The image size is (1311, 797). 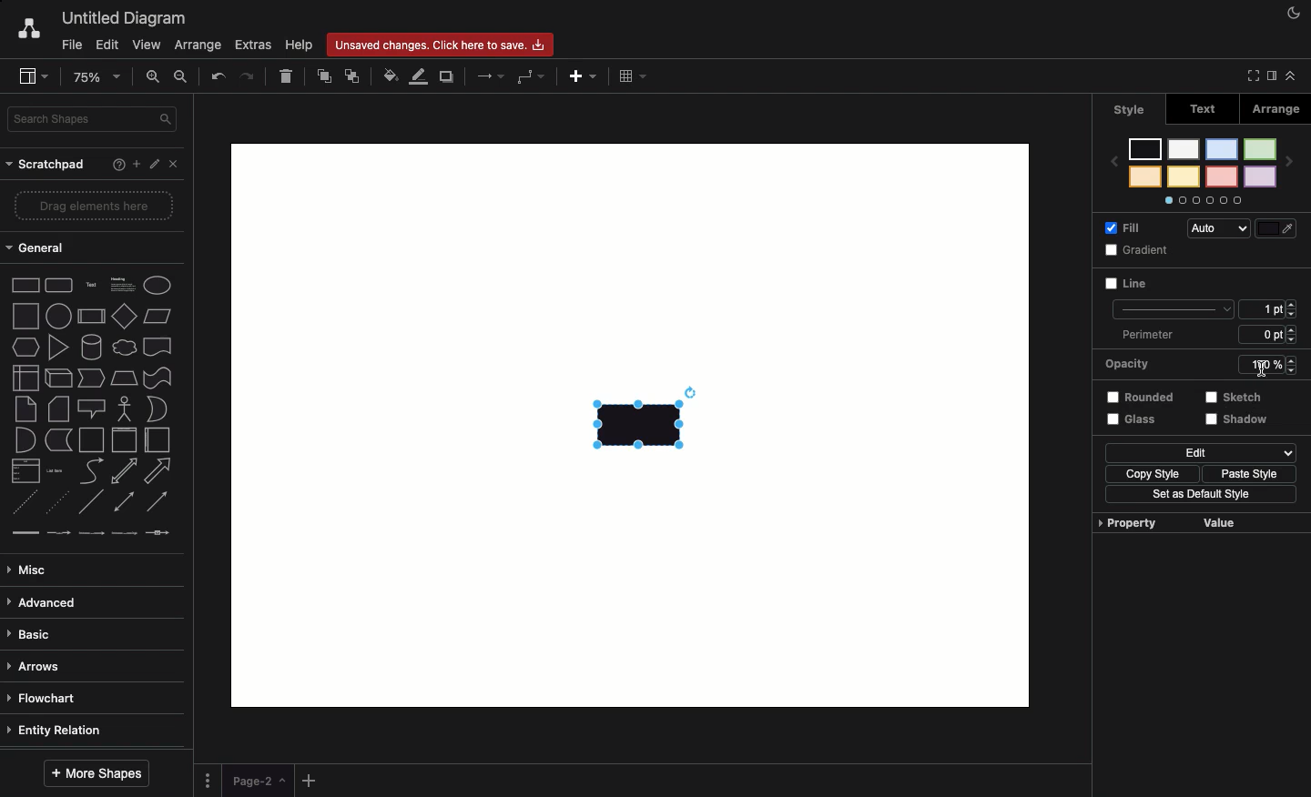 What do you see at coordinates (418, 77) in the screenshot?
I see `Line color` at bounding box center [418, 77].